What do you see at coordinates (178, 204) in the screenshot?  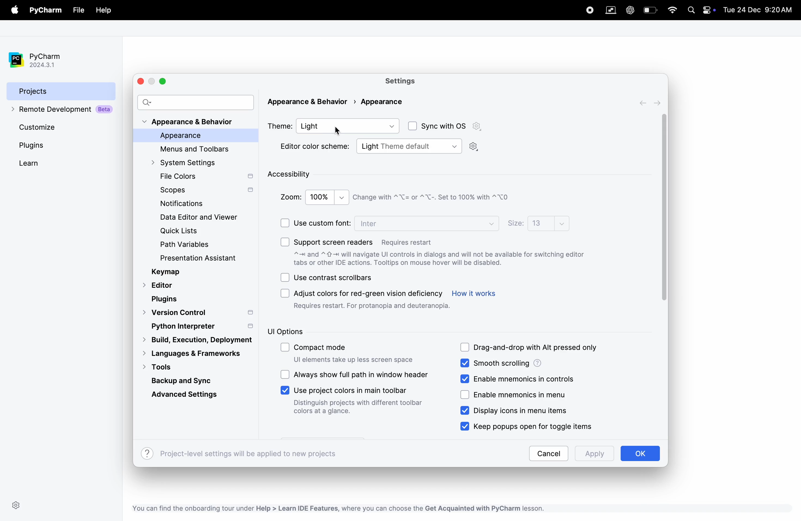 I see `notifications` at bounding box center [178, 204].